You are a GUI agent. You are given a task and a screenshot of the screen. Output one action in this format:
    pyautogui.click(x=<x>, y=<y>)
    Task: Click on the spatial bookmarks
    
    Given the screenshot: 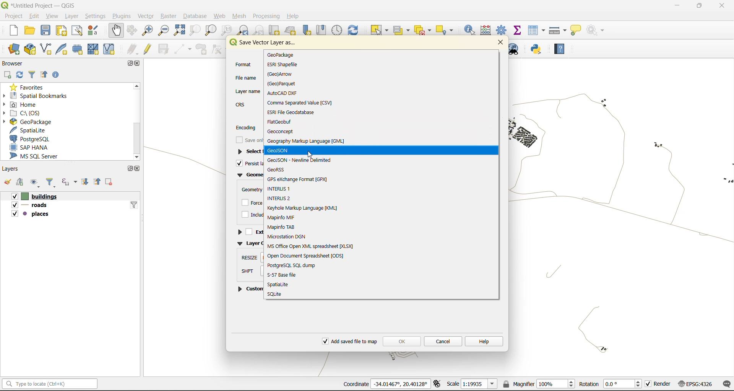 What is the action you would take?
    pyautogui.click(x=39, y=96)
    